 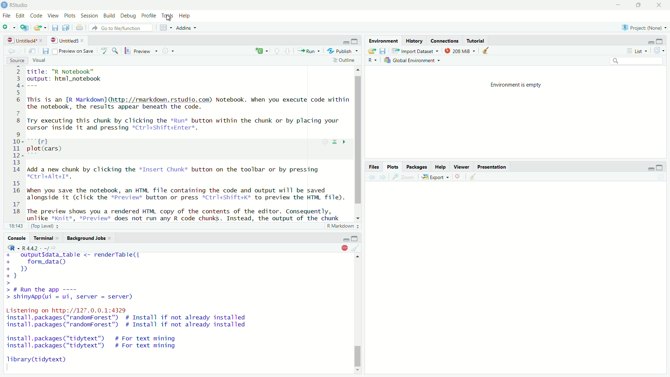 What do you see at coordinates (42, 40) in the screenshot?
I see `close` at bounding box center [42, 40].